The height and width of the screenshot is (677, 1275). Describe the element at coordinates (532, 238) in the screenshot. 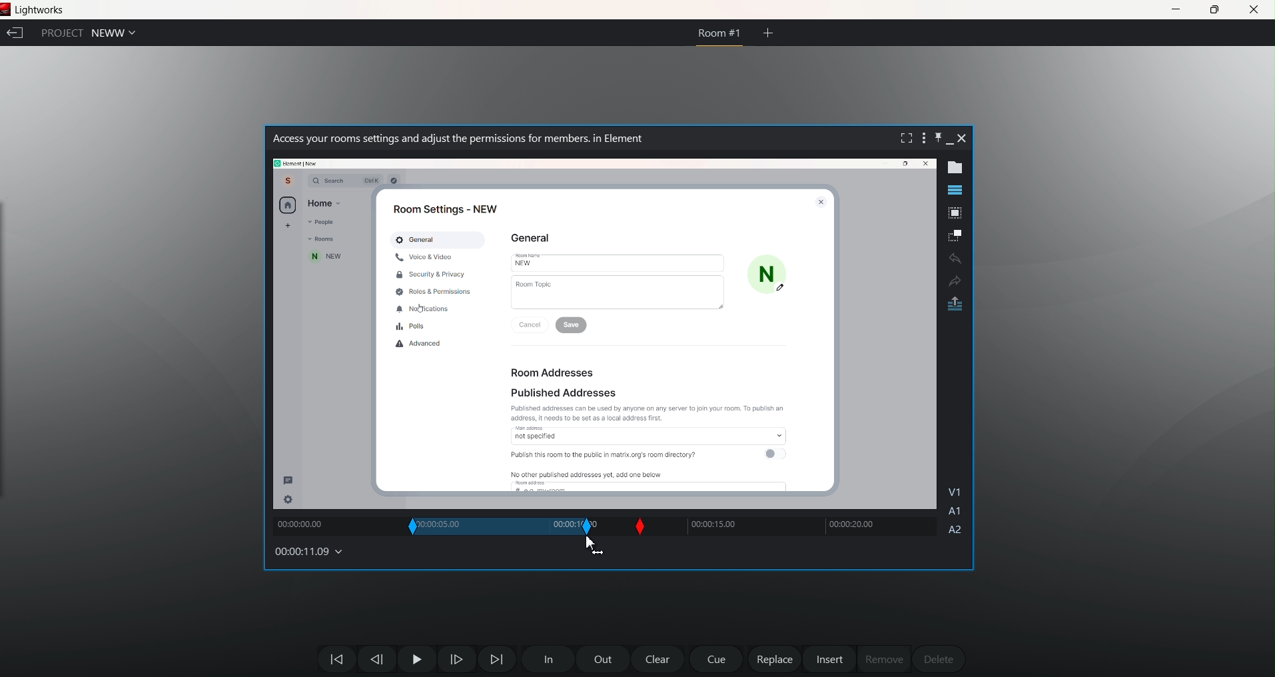

I see `General` at that location.